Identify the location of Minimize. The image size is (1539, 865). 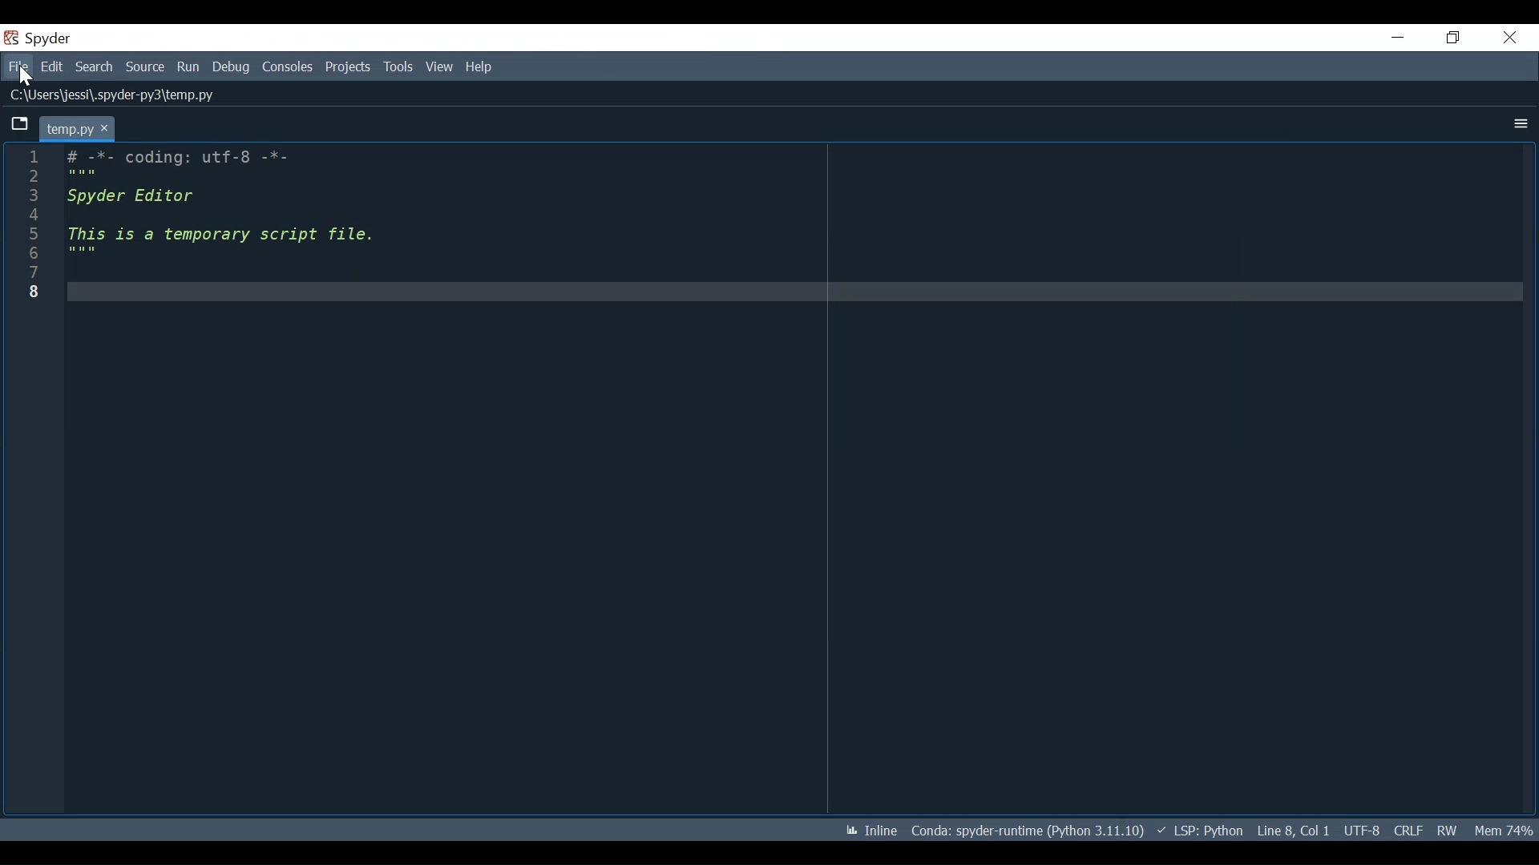
(1397, 37).